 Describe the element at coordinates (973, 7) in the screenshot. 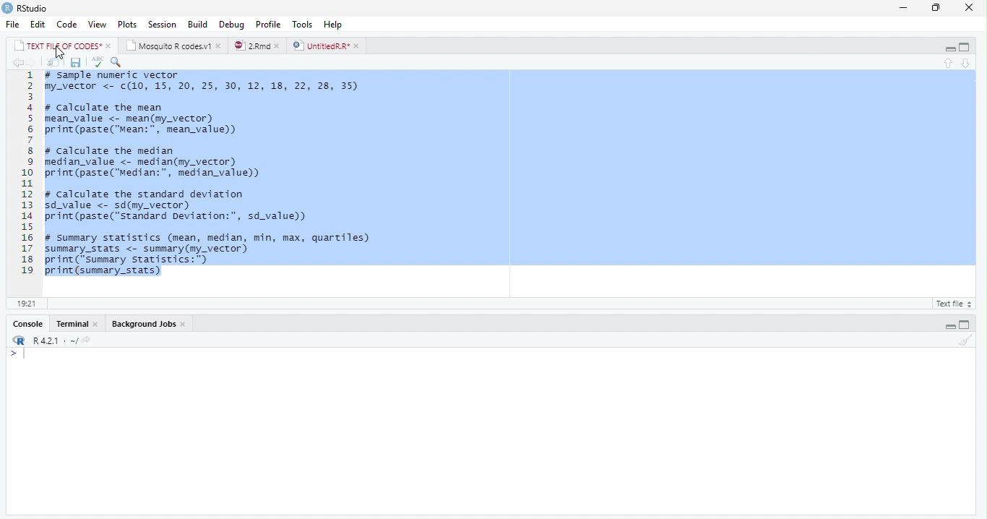

I see `close` at that location.